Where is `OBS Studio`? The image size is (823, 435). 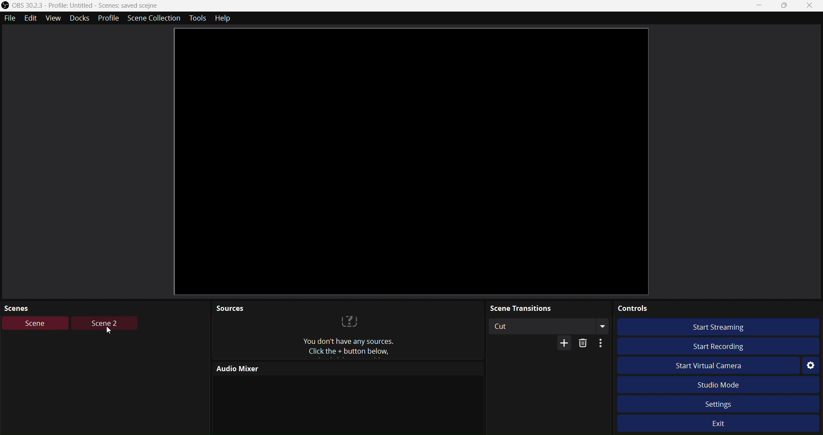
OBS Studio is located at coordinates (81, 6).